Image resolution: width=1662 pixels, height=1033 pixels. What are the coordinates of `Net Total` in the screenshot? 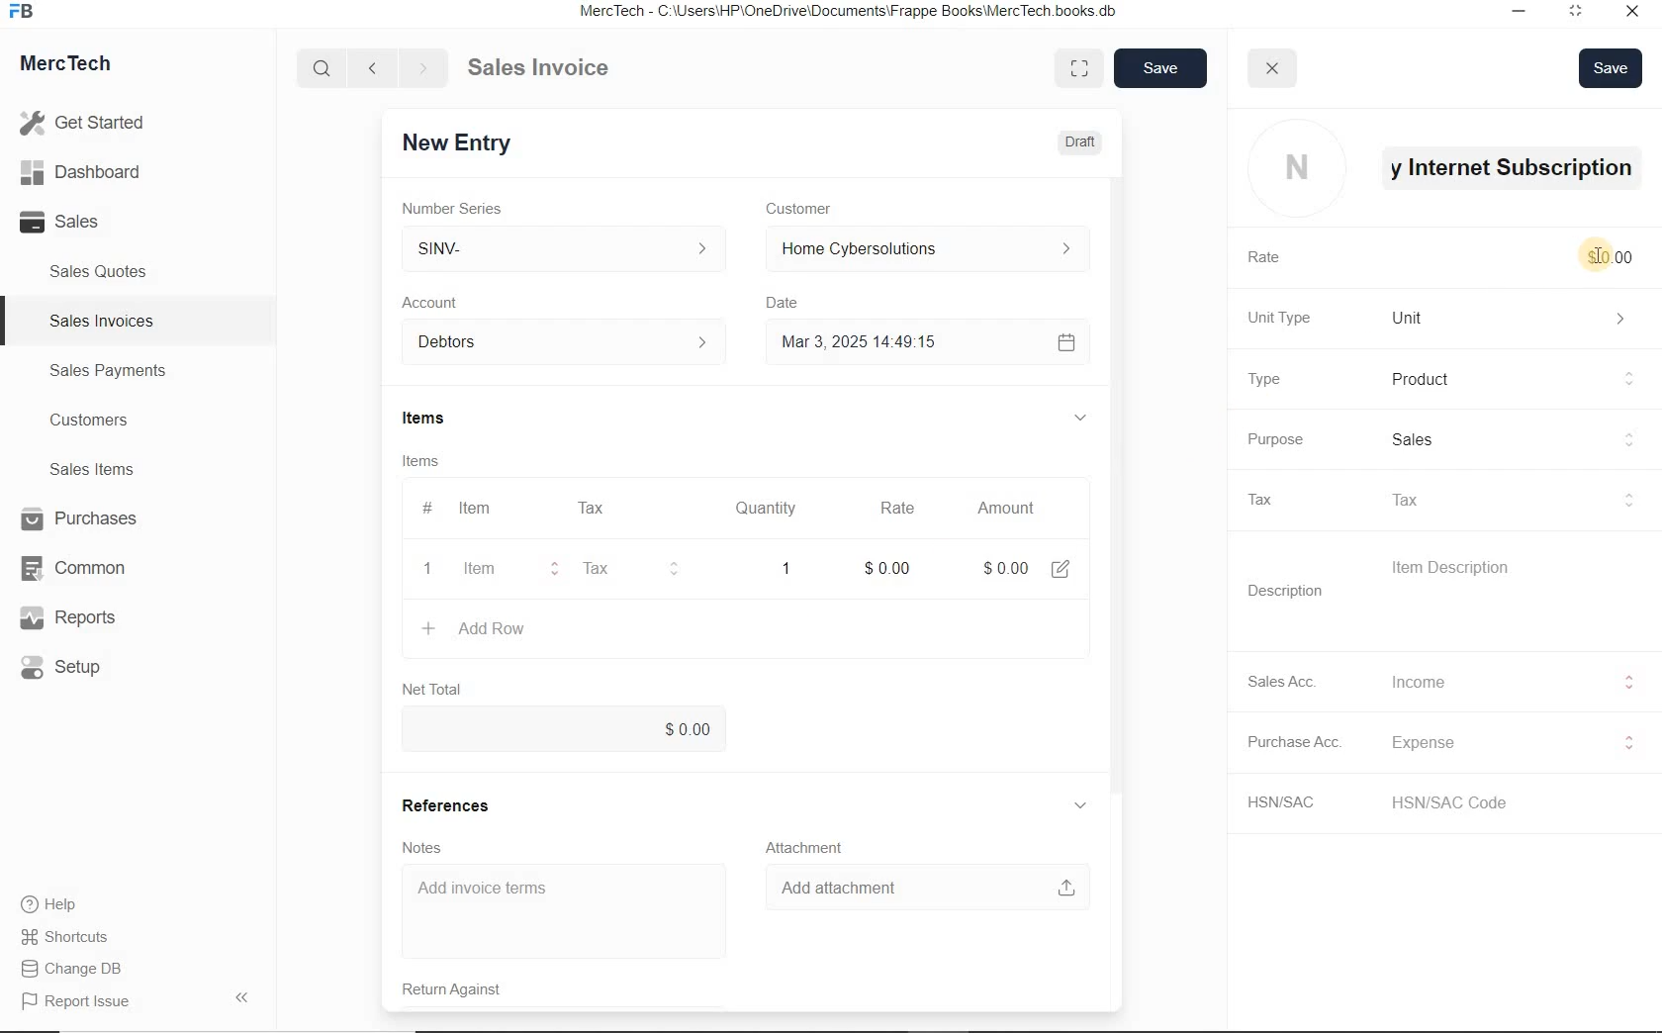 It's located at (430, 689).